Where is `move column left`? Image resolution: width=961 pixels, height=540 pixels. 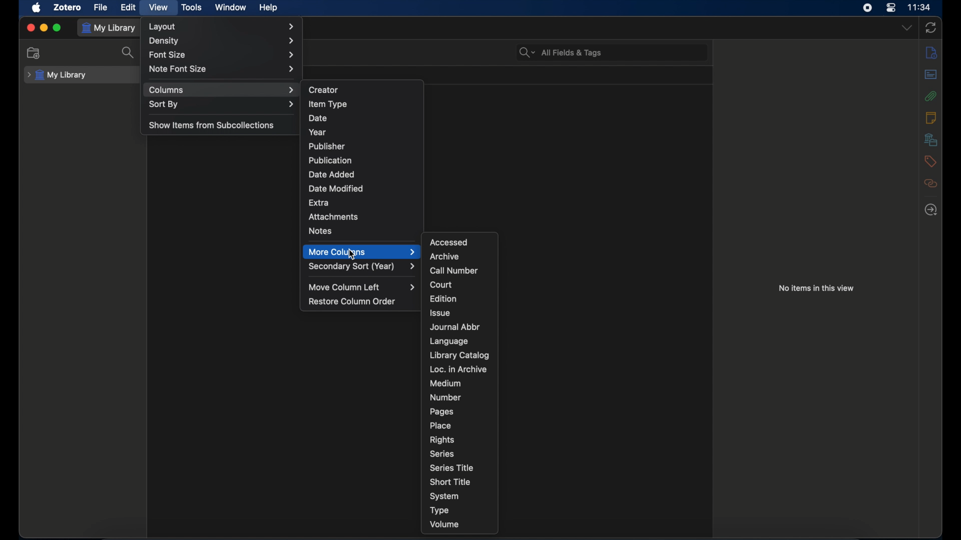 move column left is located at coordinates (361, 286).